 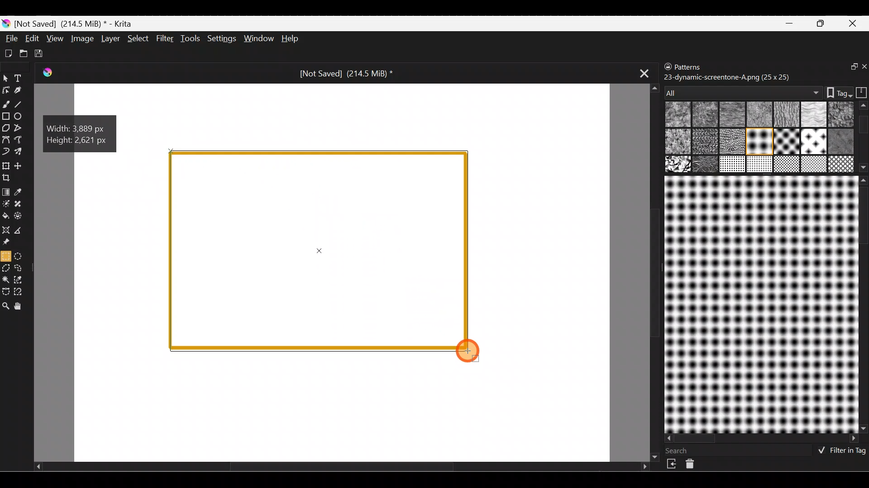 What do you see at coordinates (813, 142) in the screenshot?
I see `12 drawed_vertical.png` at bounding box center [813, 142].